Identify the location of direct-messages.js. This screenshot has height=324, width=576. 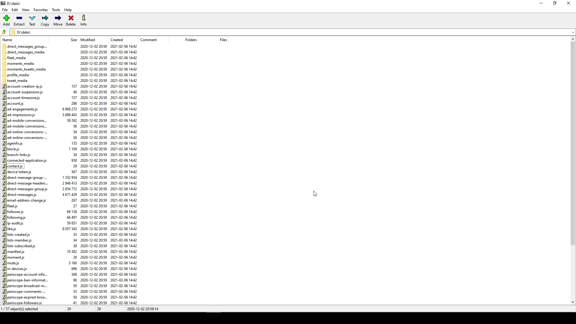
(21, 195).